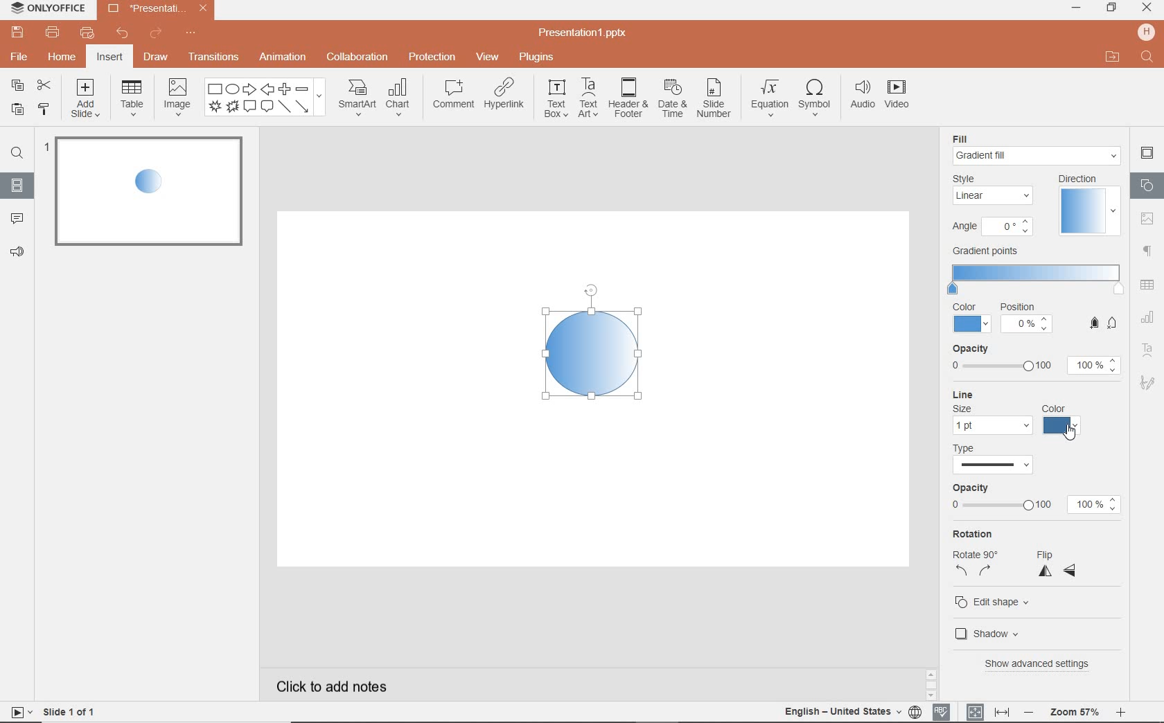 The width and height of the screenshot is (1164, 723). I want to click on file name, so click(583, 34).